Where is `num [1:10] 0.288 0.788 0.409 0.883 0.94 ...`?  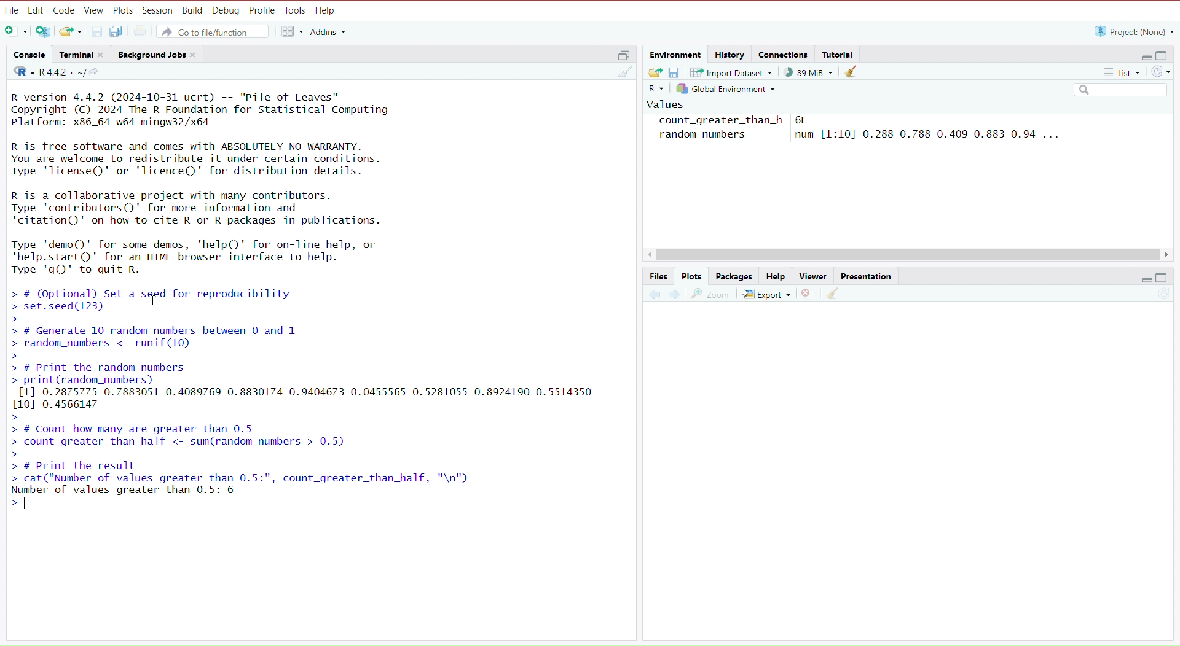
num [1:10] 0.288 0.788 0.409 0.883 0.94 ... is located at coordinates (934, 134).